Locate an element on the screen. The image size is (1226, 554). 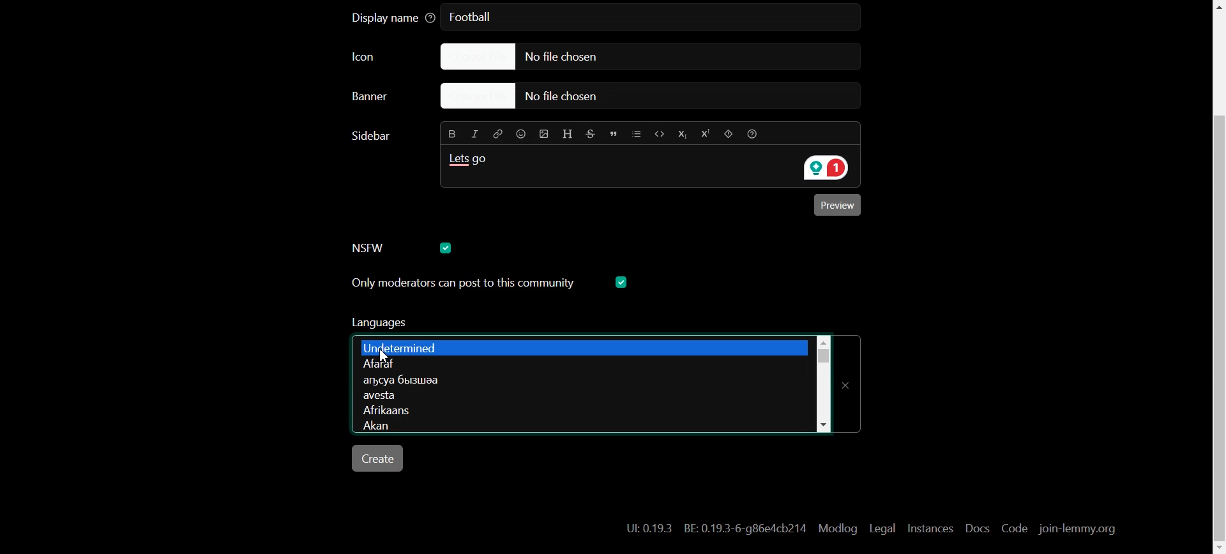
Text is located at coordinates (716, 528).